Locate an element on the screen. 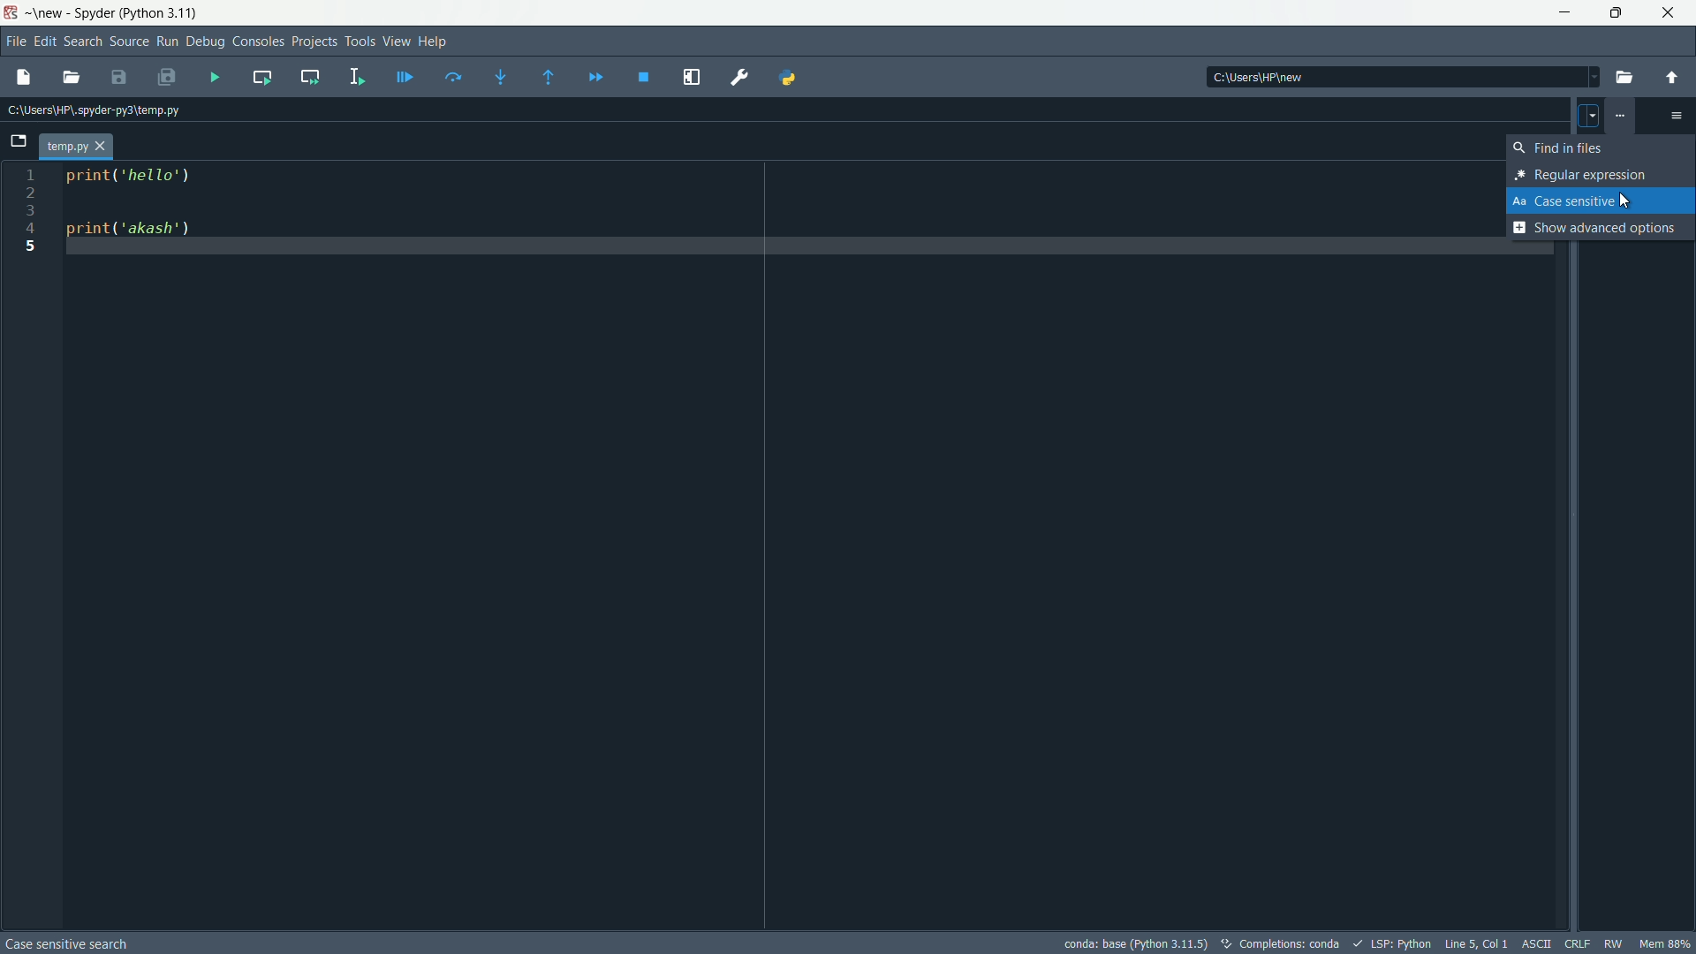 The width and height of the screenshot is (1696, 954). debug file is located at coordinates (405, 75).